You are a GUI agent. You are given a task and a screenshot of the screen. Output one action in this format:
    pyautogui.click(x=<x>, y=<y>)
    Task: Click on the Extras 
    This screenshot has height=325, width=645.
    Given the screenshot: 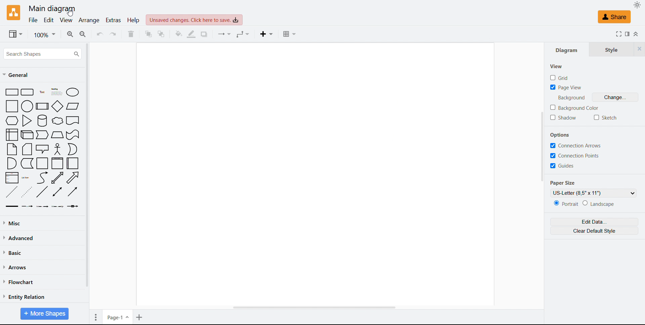 What is the action you would take?
    pyautogui.click(x=113, y=20)
    